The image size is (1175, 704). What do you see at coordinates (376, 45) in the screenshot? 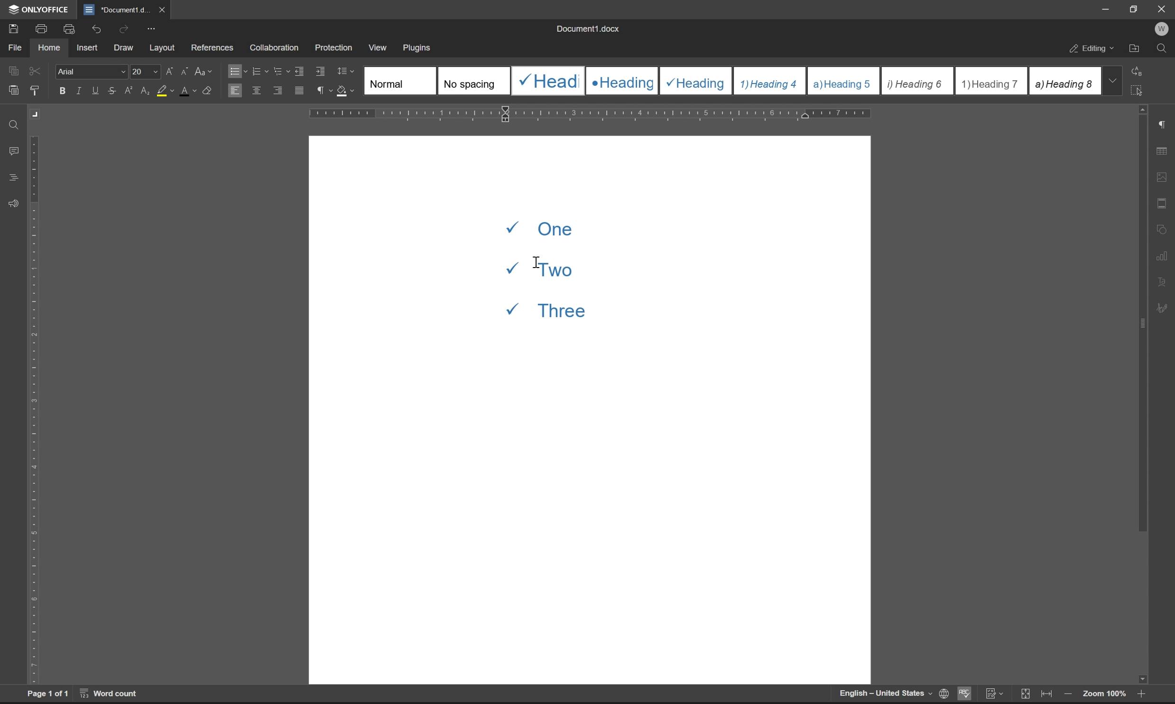
I see `view` at bounding box center [376, 45].